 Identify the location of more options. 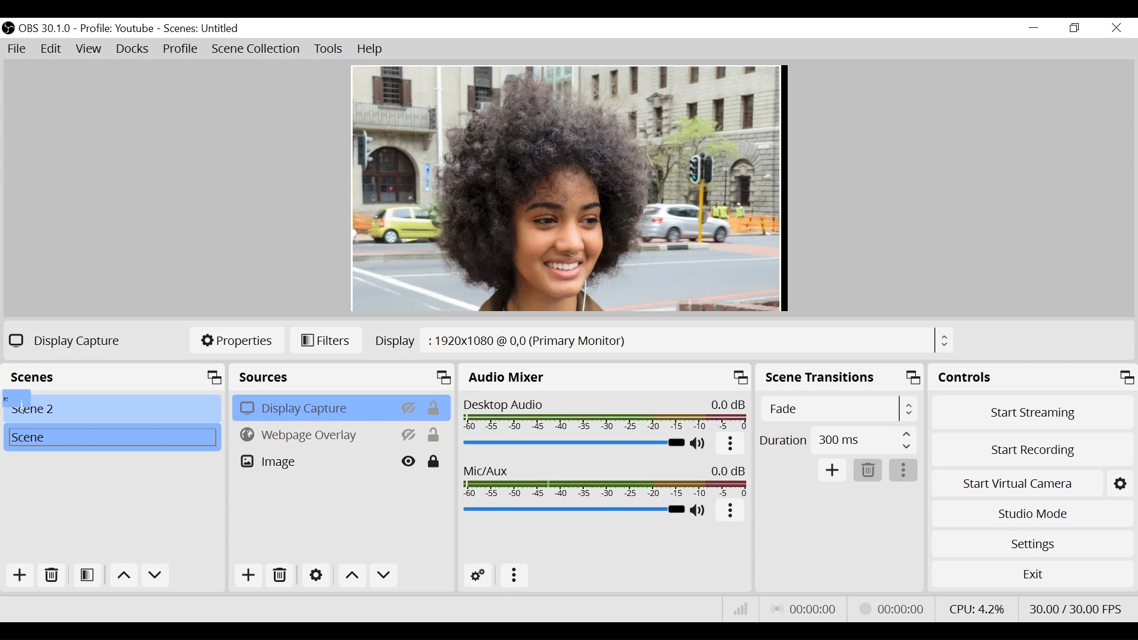
(512, 574).